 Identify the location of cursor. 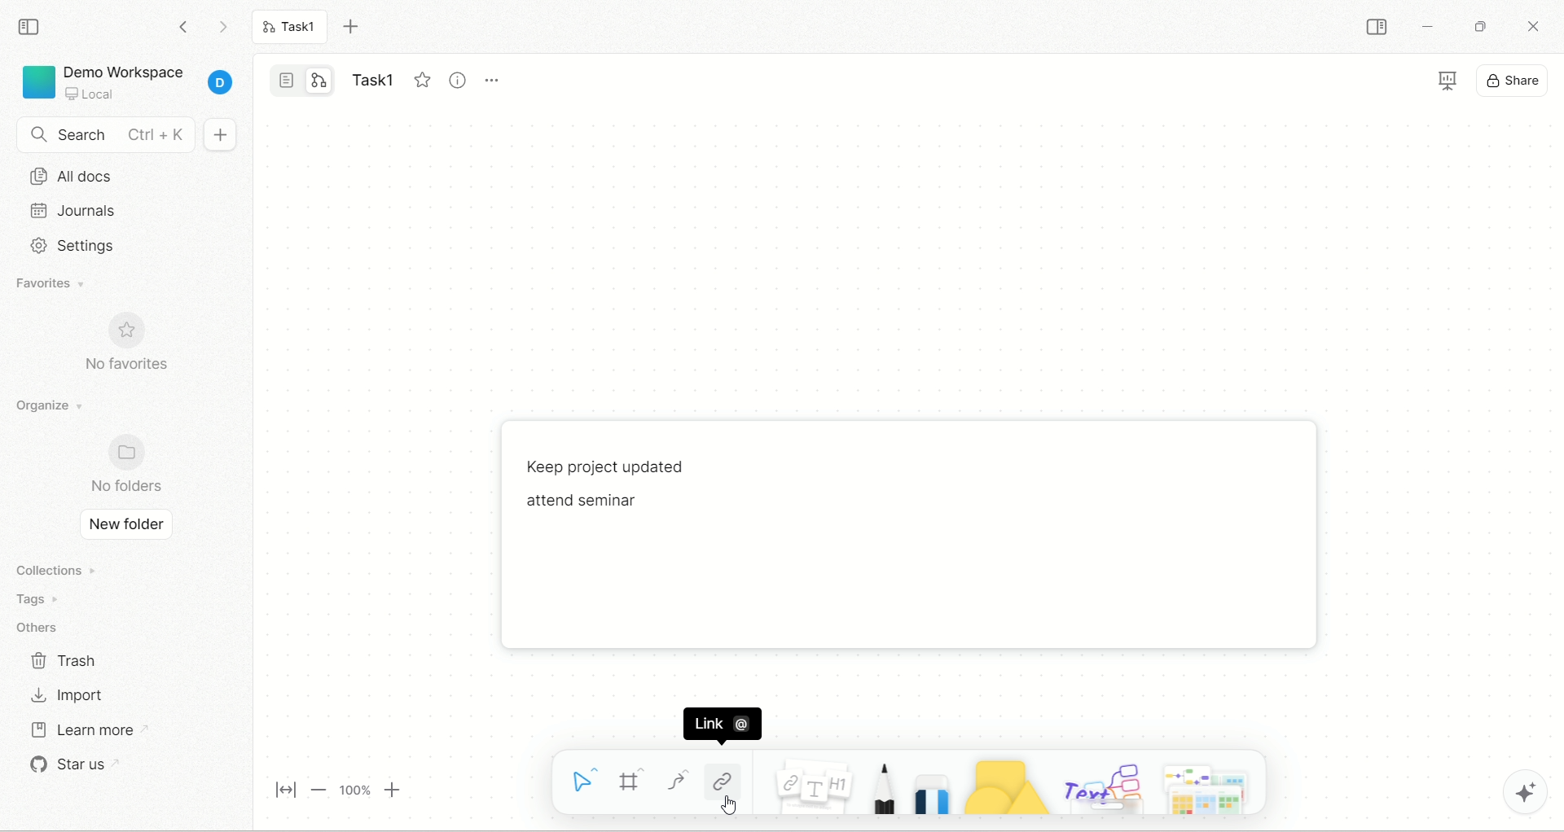
(731, 805).